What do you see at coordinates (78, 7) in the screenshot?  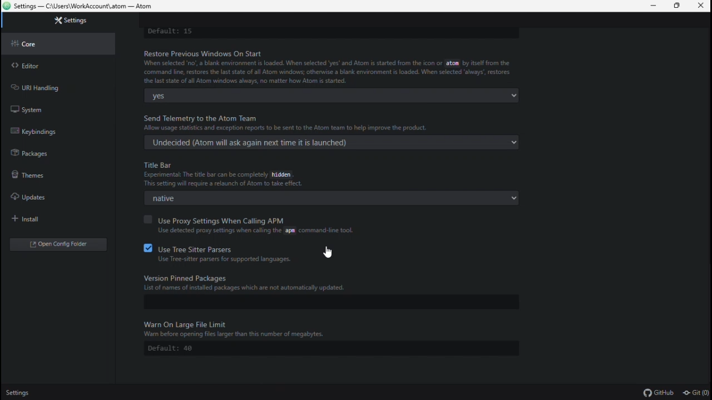 I see `File name and file path` at bounding box center [78, 7].